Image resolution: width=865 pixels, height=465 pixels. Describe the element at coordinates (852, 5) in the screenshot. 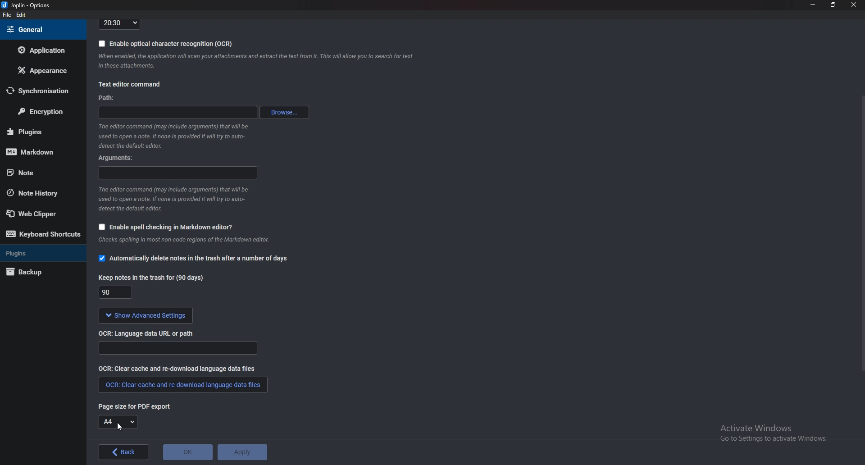

I see `close` at that location.